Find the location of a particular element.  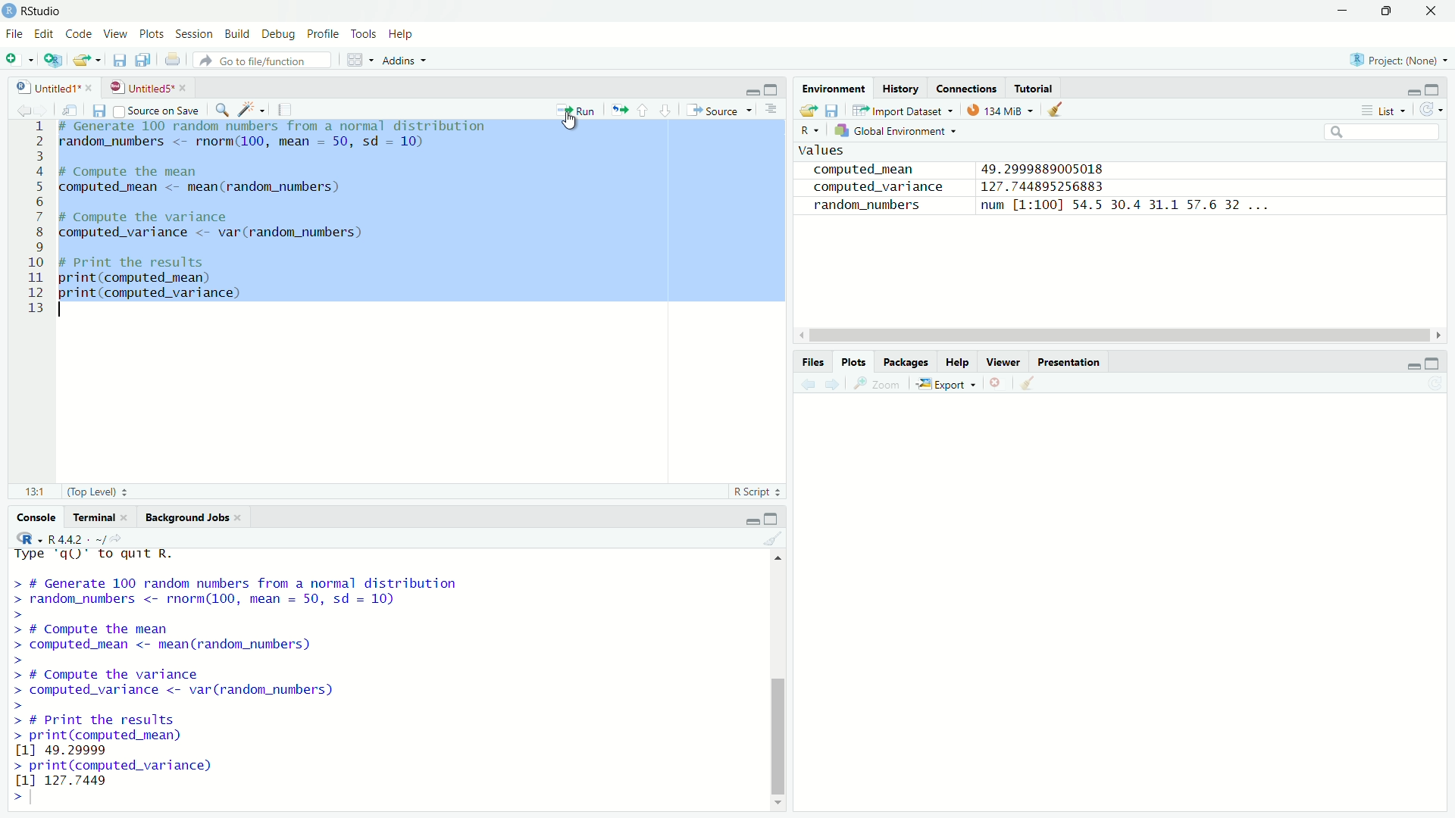

compile report is located at coordinates (286, 109).